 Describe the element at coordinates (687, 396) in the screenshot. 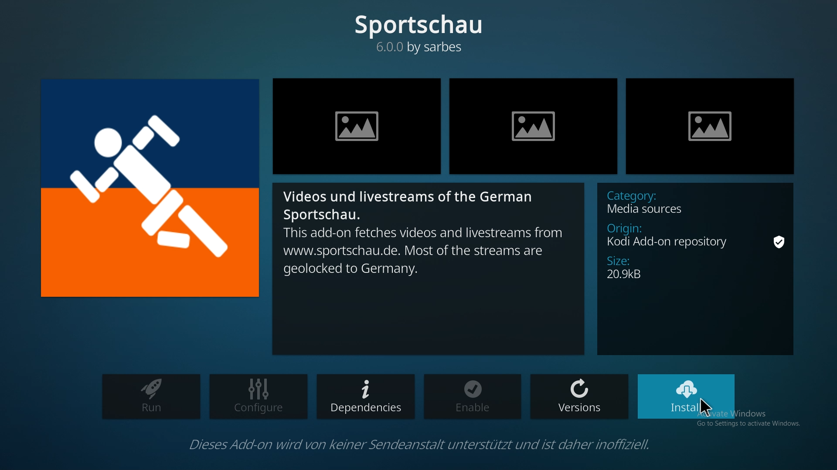

I see `install` at that location.